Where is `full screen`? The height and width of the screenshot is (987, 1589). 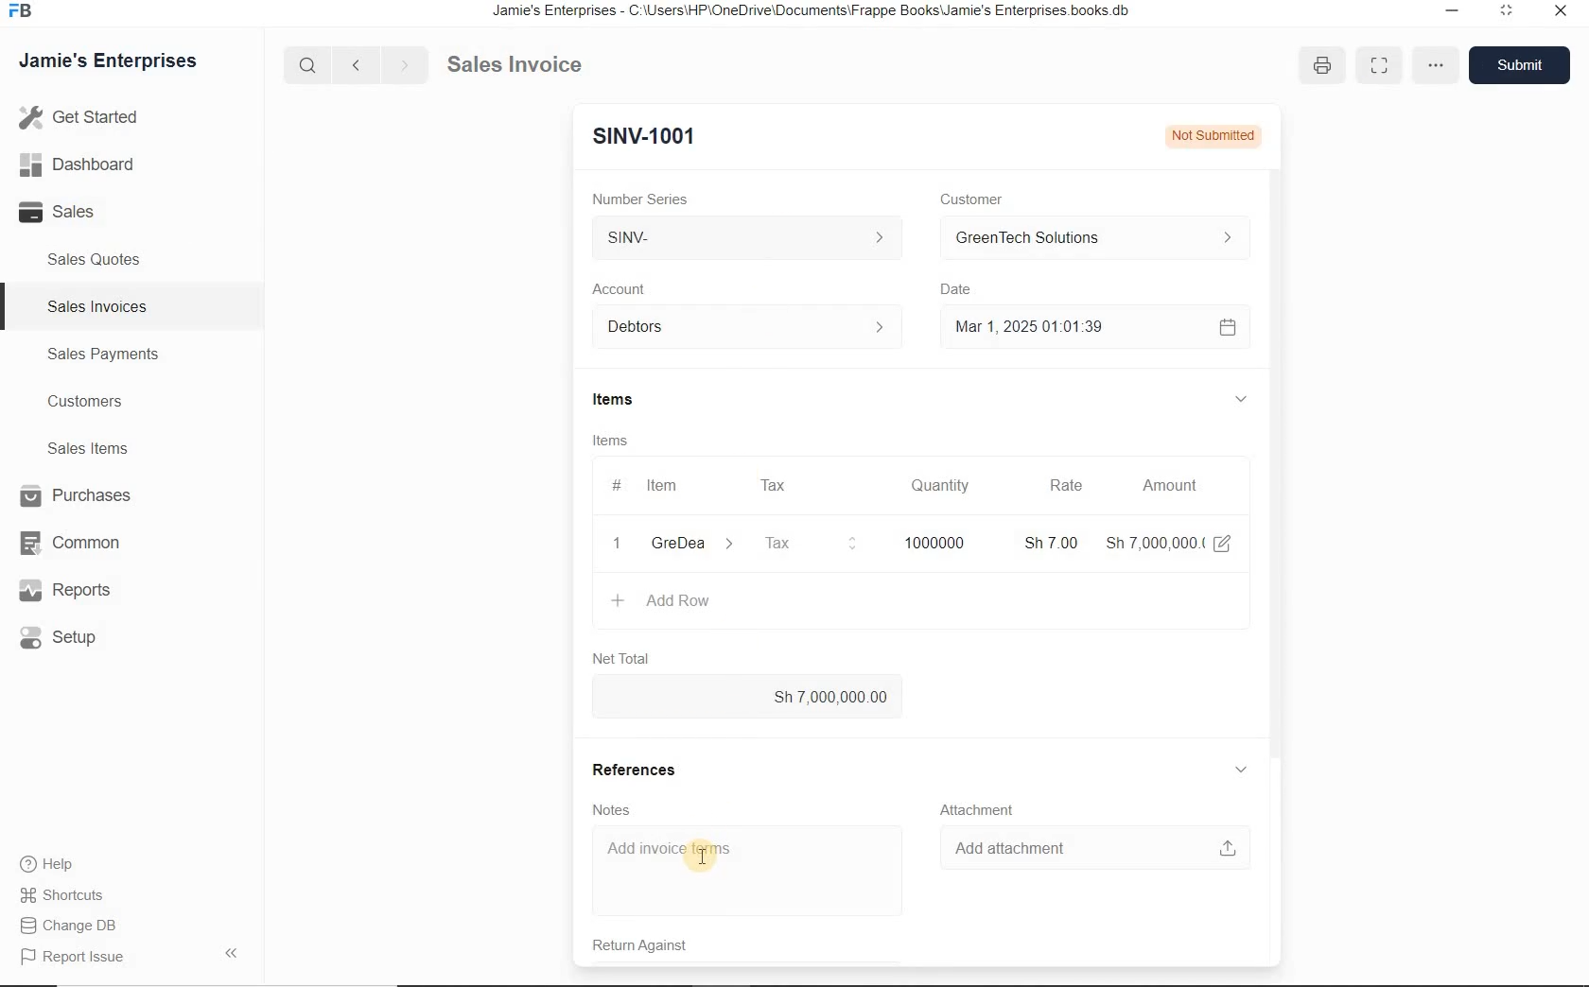
full screen is located at coordinates (1378, 65).